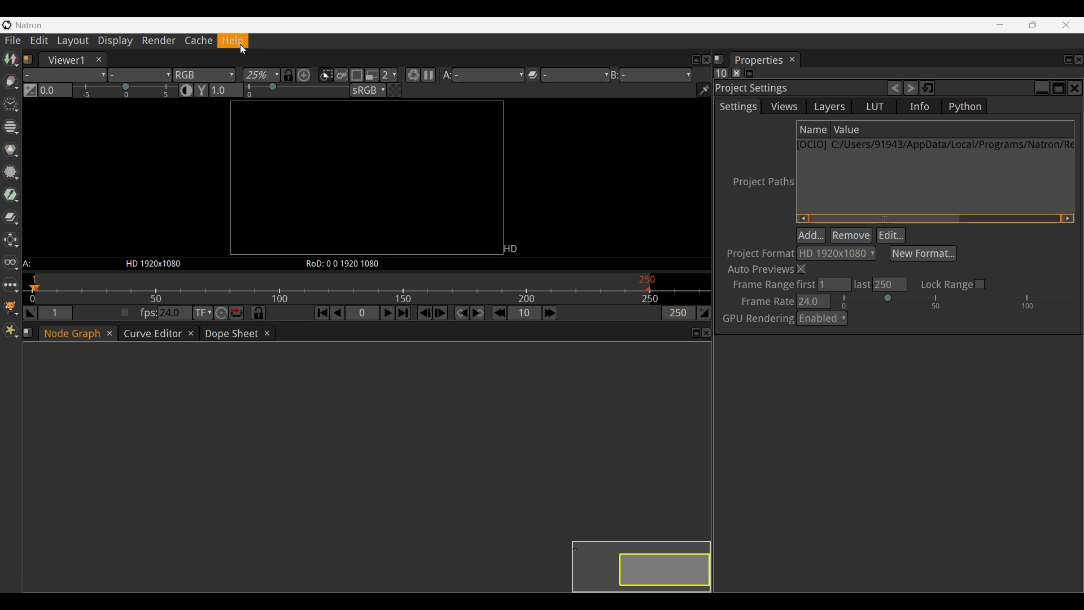 The width and height of the screenshot is (1084, 610). I want to click on Project Format: , so click(761, 252).